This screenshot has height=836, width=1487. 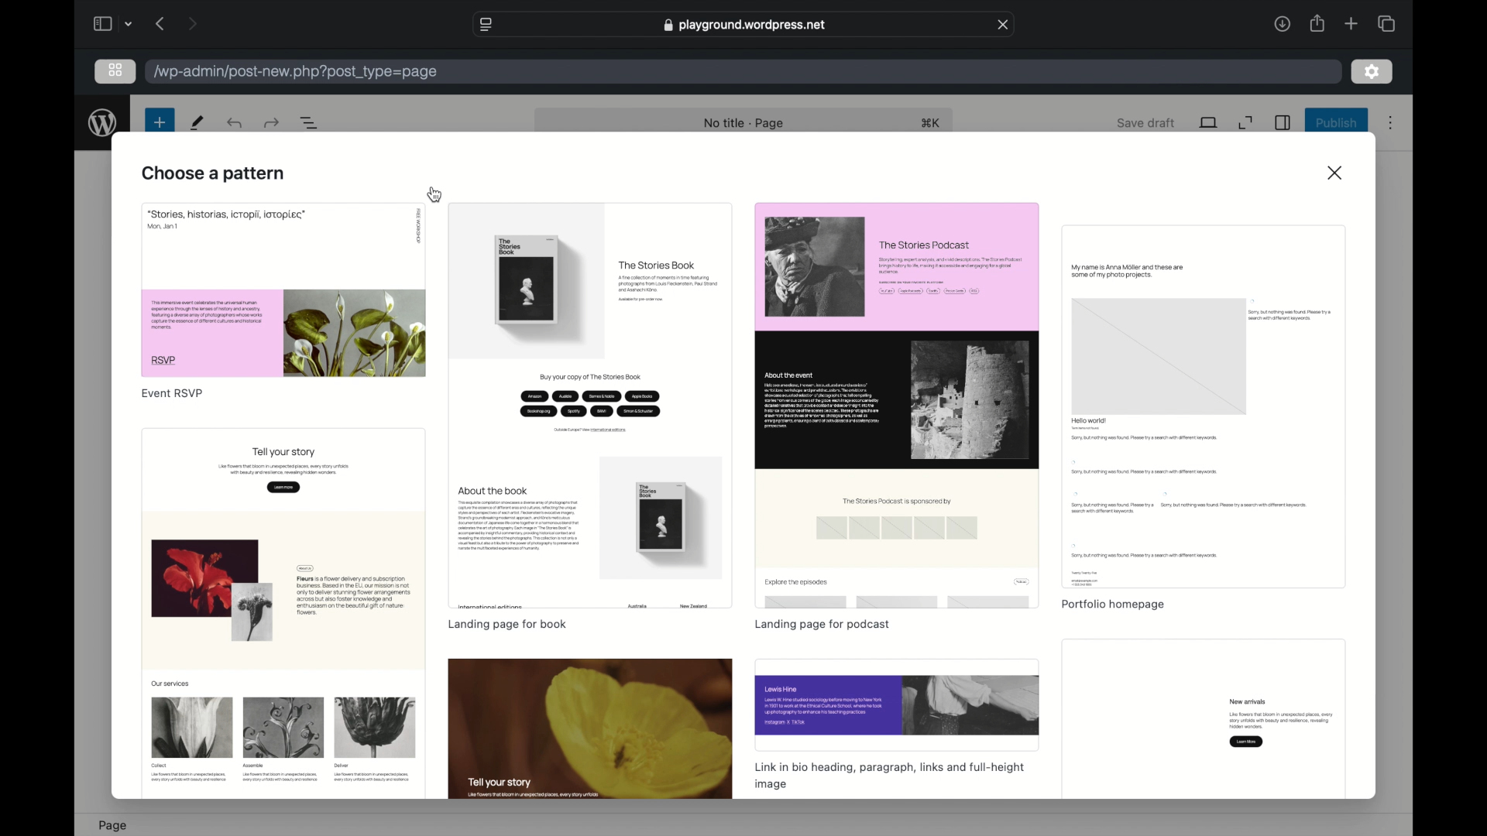 What do you see at coordinates (1283, 122) in the screenshot?
I see `sidebar` at bounding box center [1283, 122].